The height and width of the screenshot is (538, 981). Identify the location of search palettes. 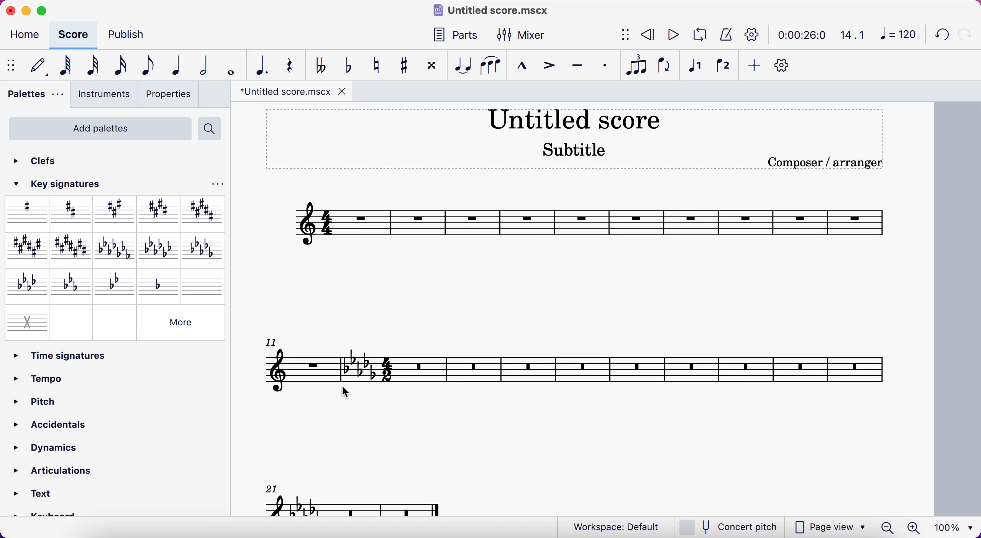
(211, 128).